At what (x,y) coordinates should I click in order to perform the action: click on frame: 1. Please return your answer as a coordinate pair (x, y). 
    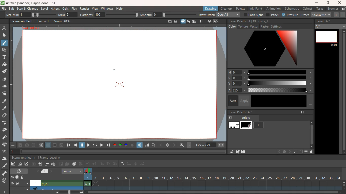
    Looking at the image, I should click on (43, 21).